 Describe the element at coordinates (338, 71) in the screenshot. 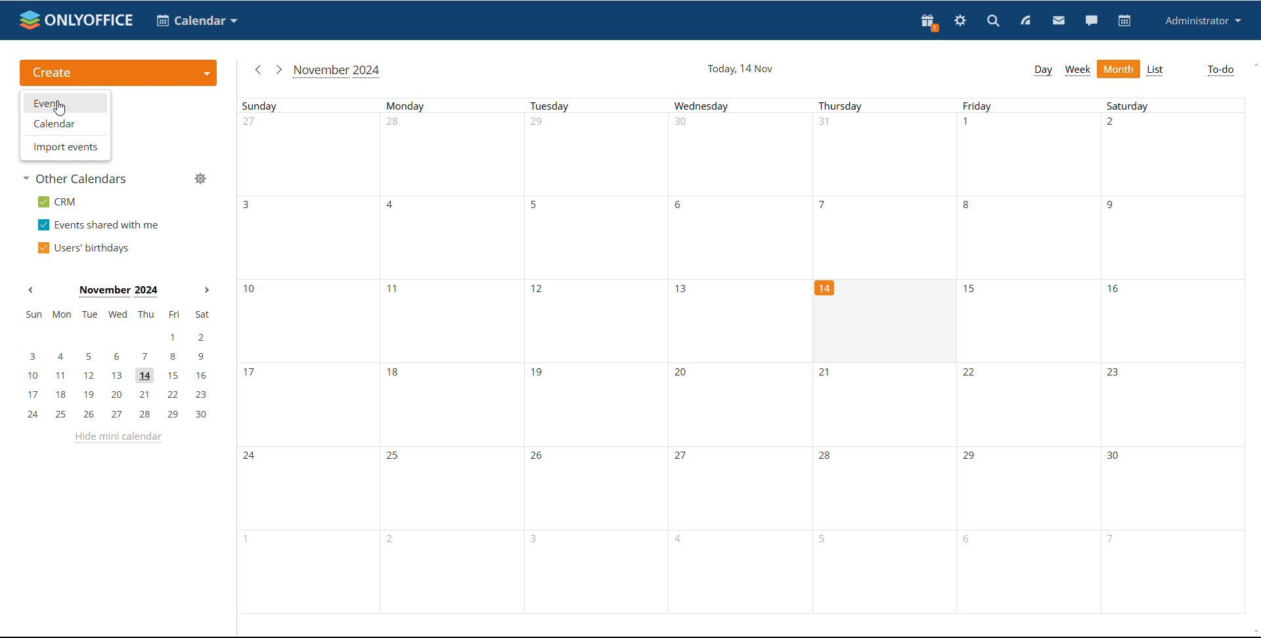

I see `current month` at that location.